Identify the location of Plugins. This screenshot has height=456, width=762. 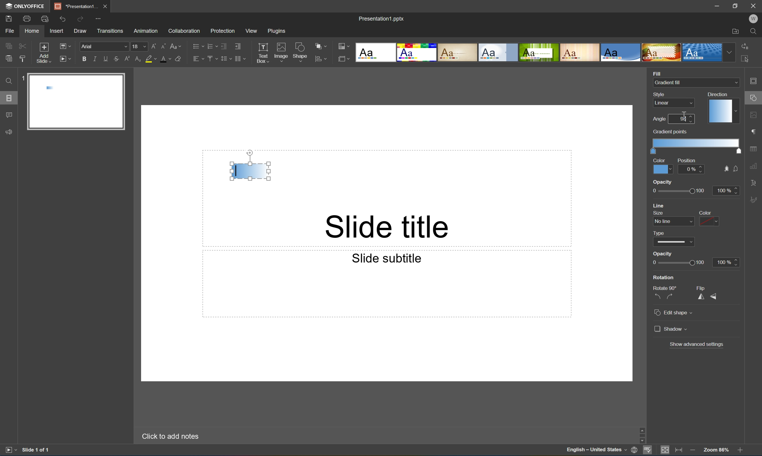
(278, 31).